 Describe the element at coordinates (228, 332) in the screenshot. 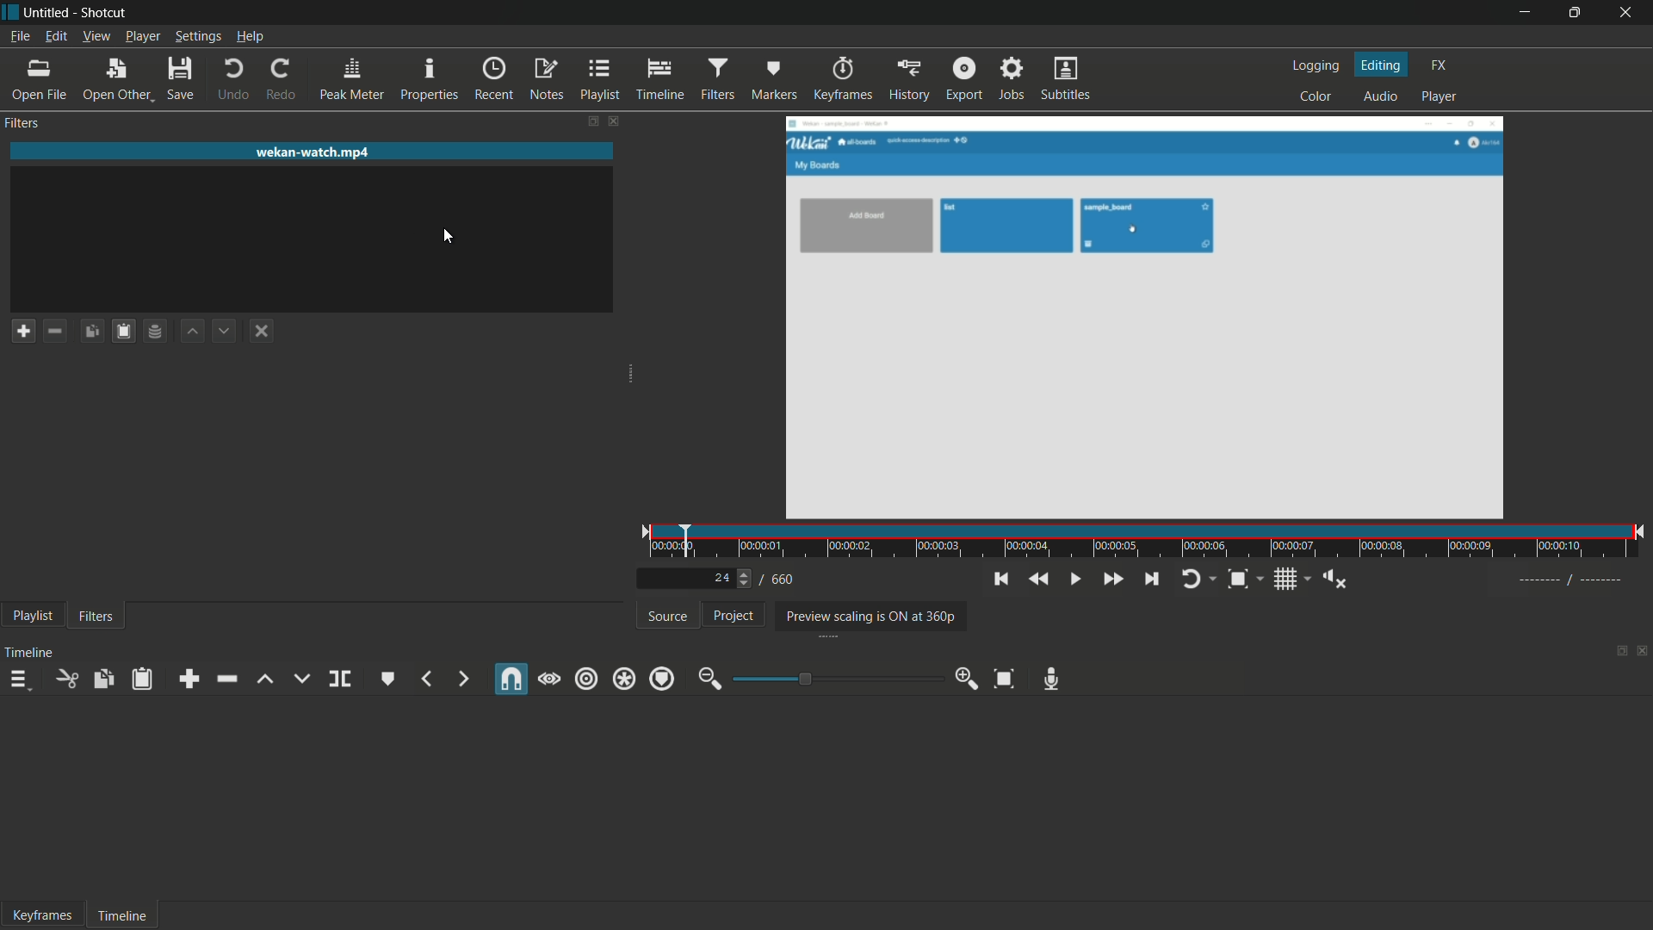

I see `move filter down` at that location.